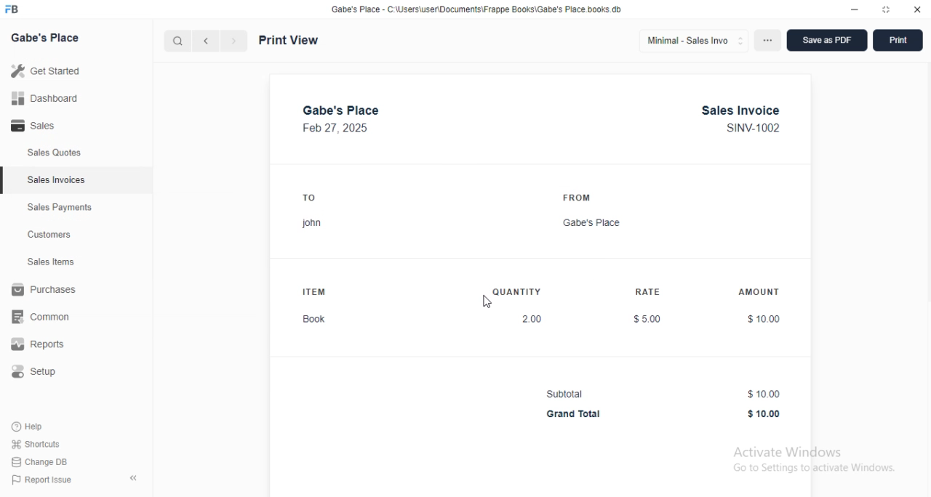 This screenshot has width=931, height=497. Describe the element at coordinates (898, 40) in the screenshot. I see `print` at that location.